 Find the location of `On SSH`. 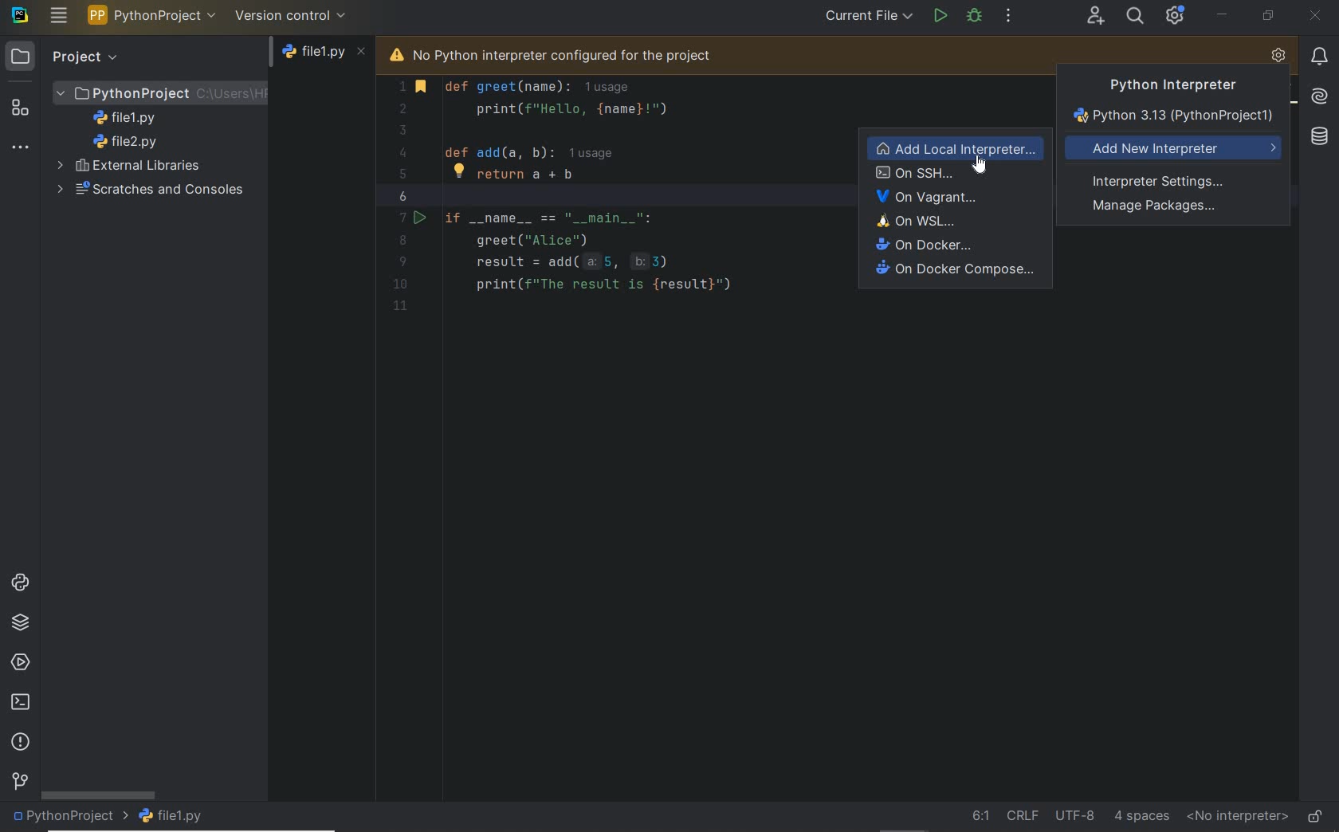

On SSH is located at coordinates (956, 175).